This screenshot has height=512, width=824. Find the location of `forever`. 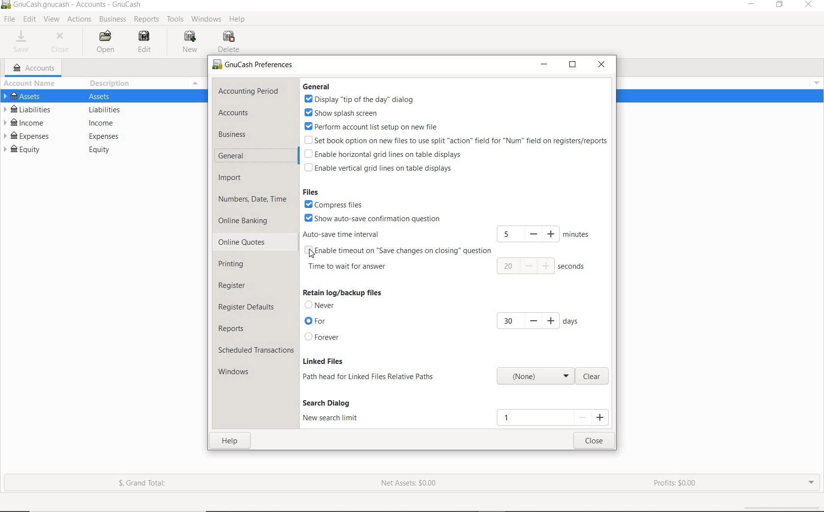

forever is located at coordinates (324, 337).